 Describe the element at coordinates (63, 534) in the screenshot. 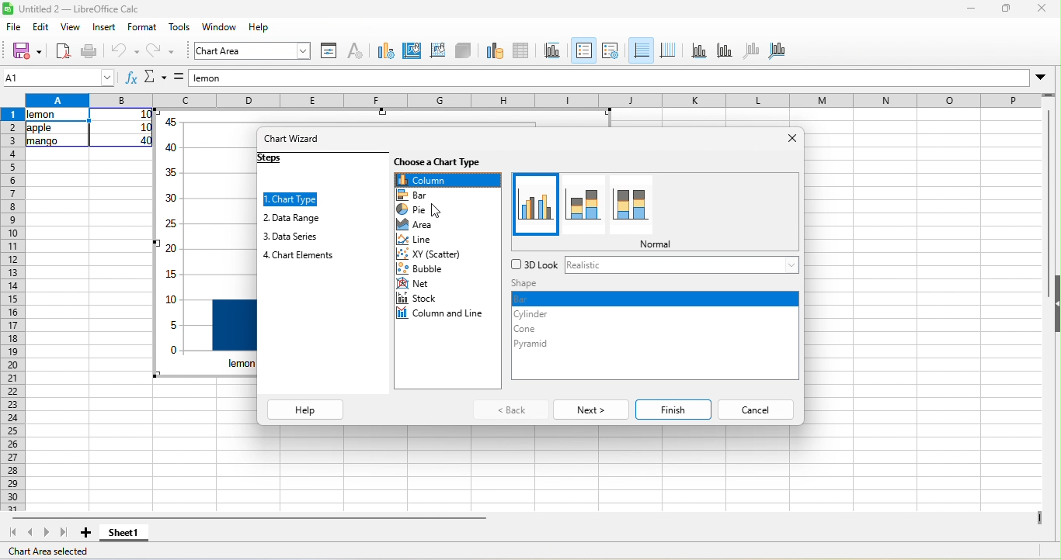

I see `scroll to last sheet` at that location.